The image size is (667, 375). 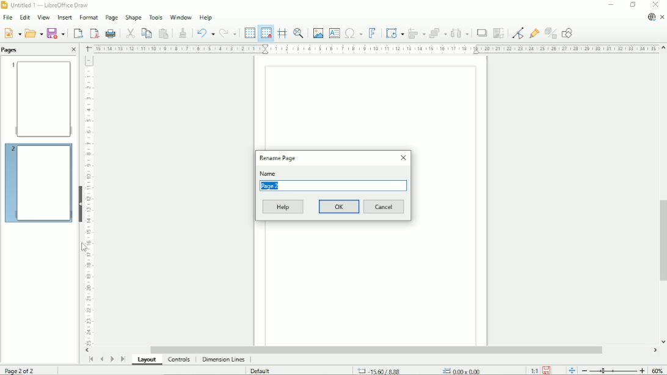 What do you see at coordinates (89, 200) in the screenshot?
I see `Vertical scale` at bounding box center [89, 200].